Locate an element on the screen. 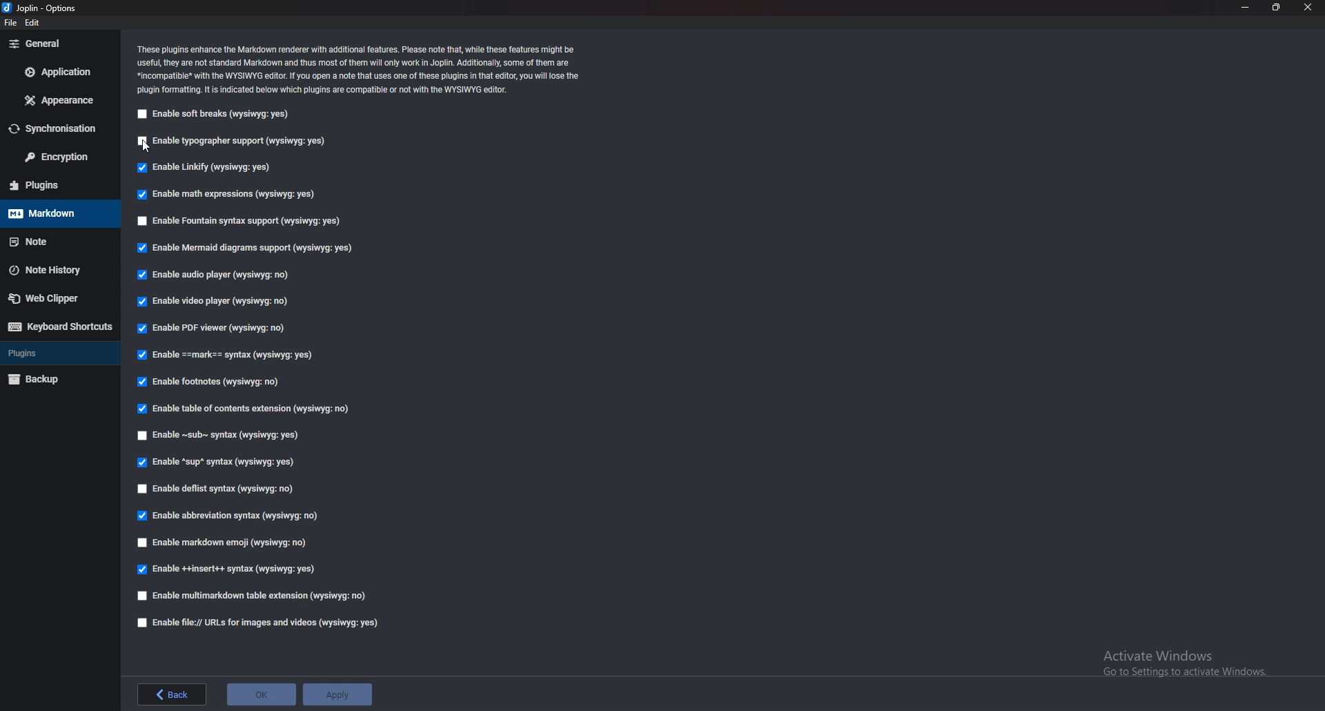 The height and width of the screenshot is (711, 1325). plugins is located at coordinates (59, 185).